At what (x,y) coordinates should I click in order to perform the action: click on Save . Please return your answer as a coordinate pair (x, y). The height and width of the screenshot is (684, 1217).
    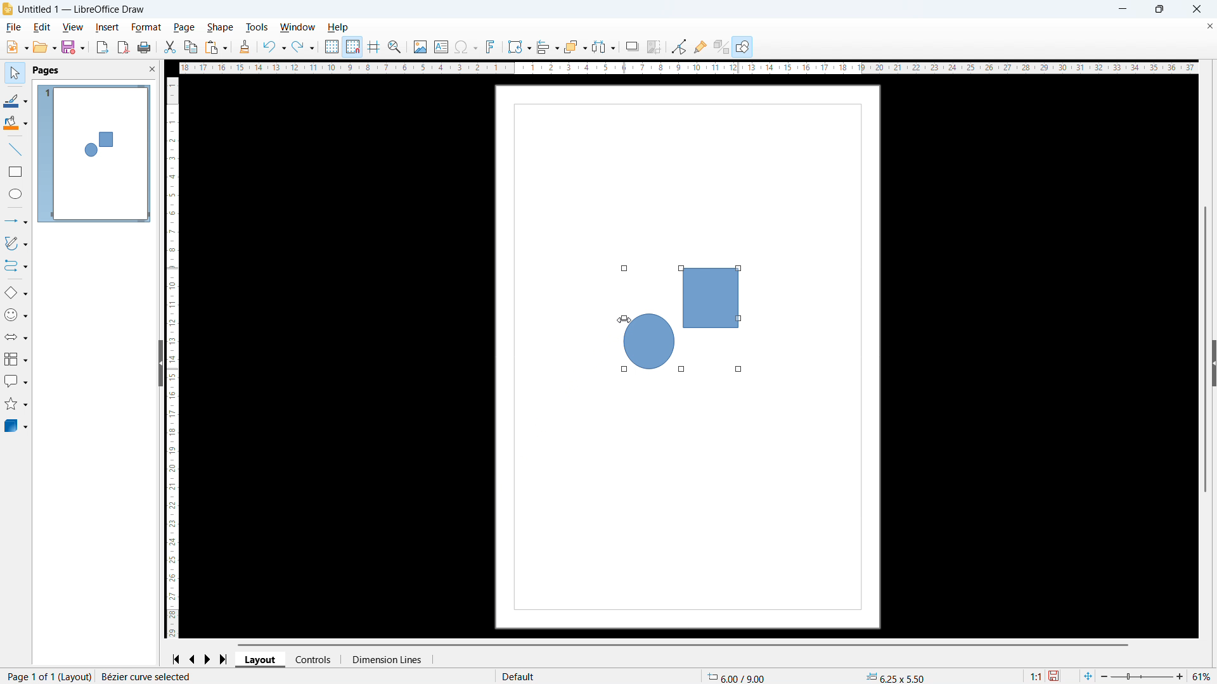
    Looking at the image, I should click on (1055, 676).